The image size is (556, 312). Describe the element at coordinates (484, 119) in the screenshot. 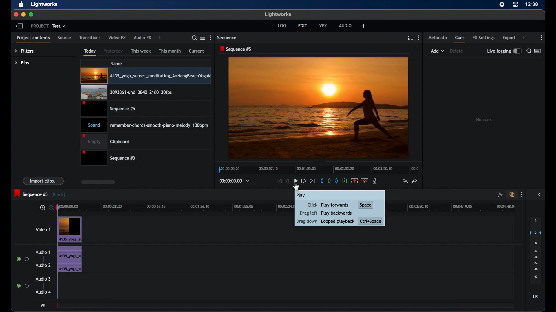

I see `no clips` at that location.